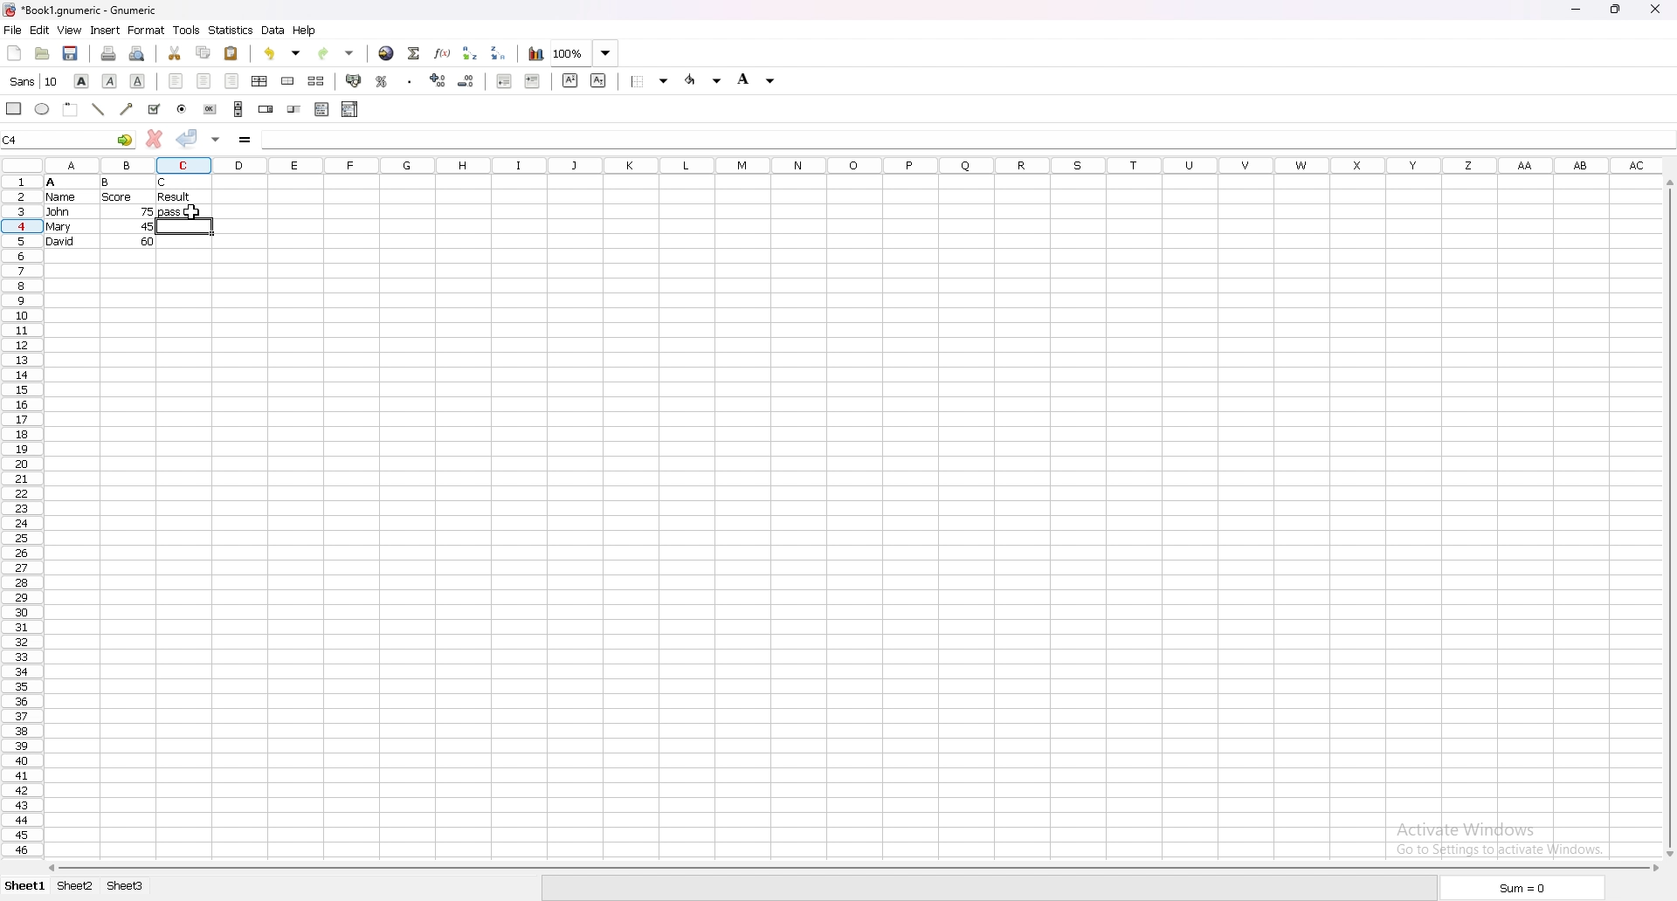 The width and height of the screenshot is (1677, 901). I want to click on background, so click(761, 79).